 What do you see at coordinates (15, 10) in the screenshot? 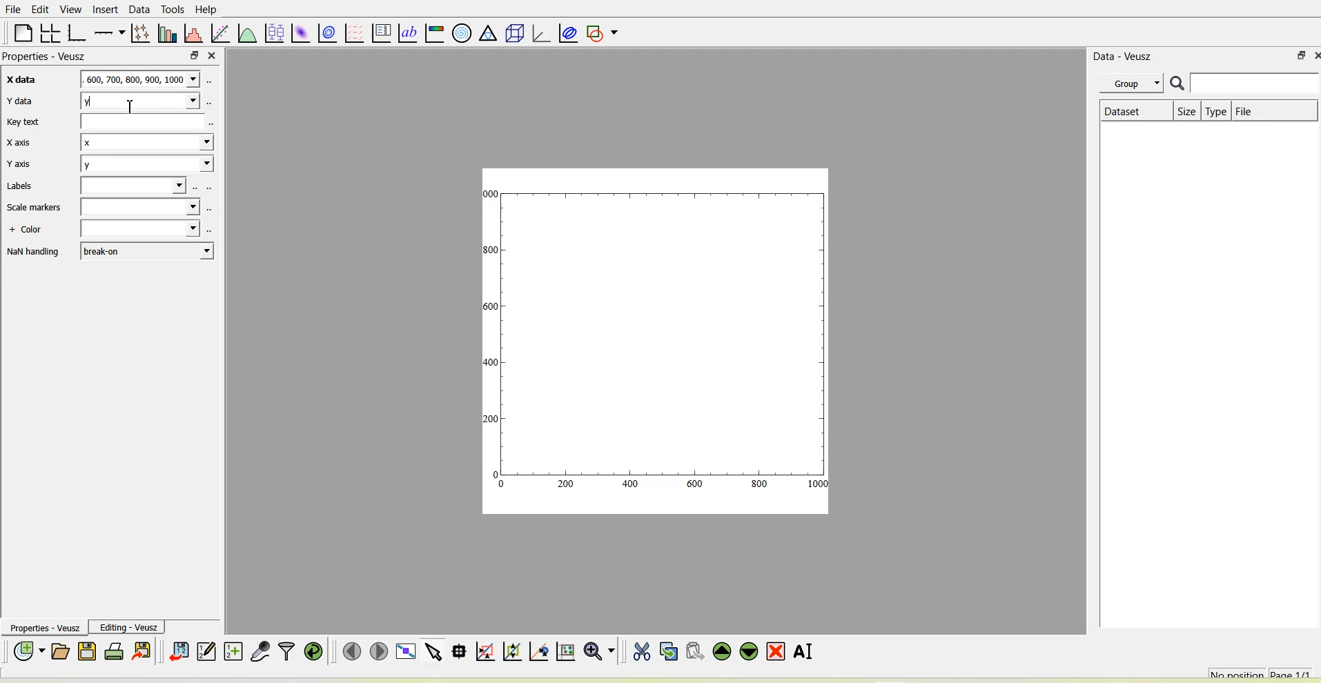
I see `File` at bounding box center [15, 10].